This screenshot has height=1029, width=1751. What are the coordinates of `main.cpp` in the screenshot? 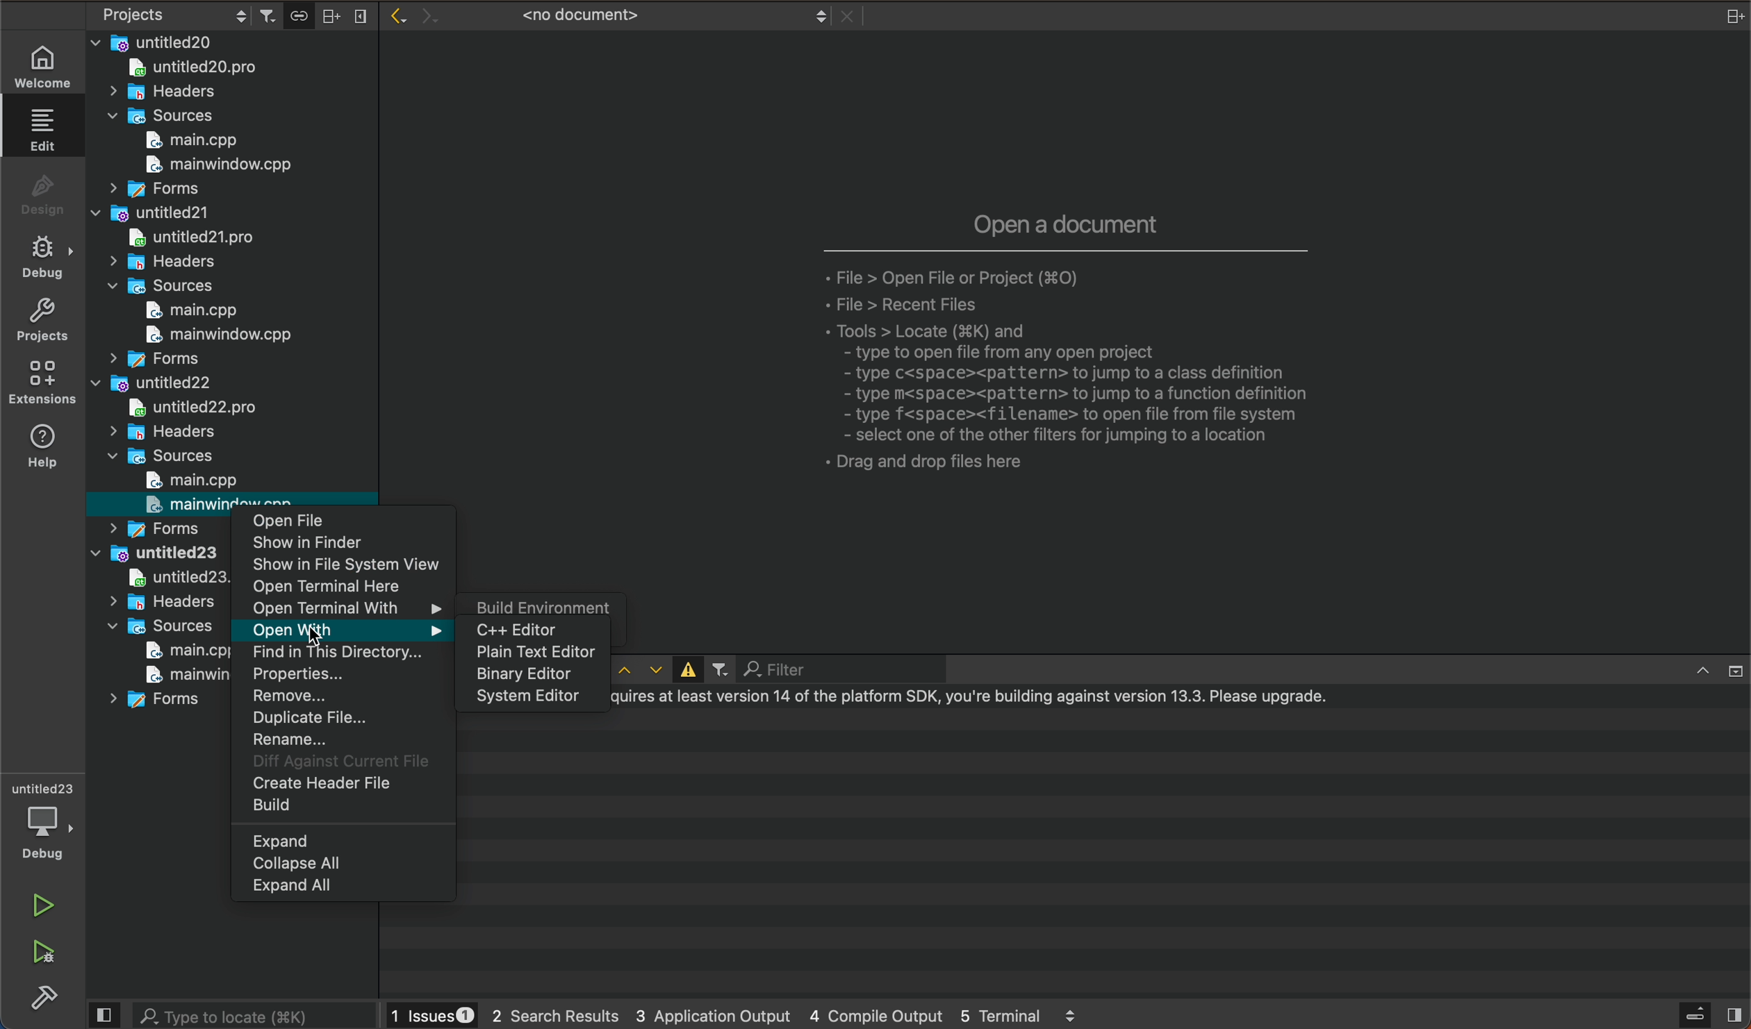 It's located at (178, 312).